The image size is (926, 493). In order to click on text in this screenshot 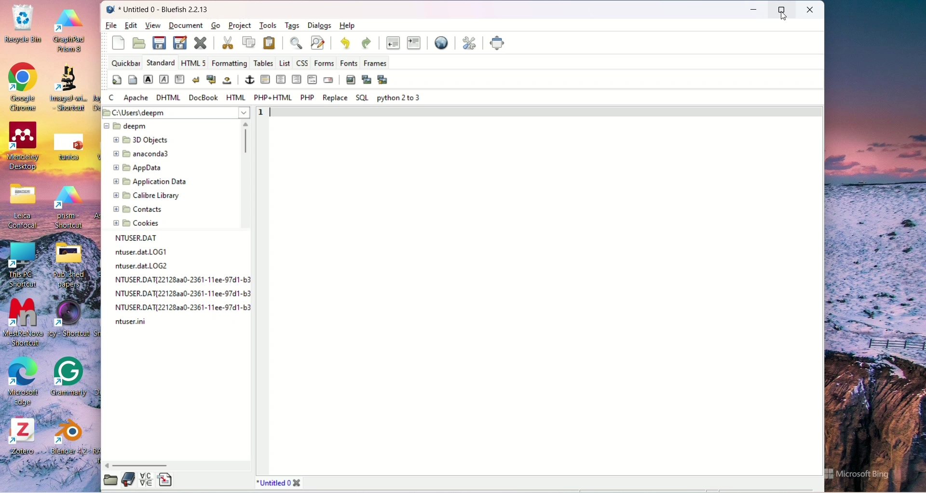, I will do `click(184, 282)`.